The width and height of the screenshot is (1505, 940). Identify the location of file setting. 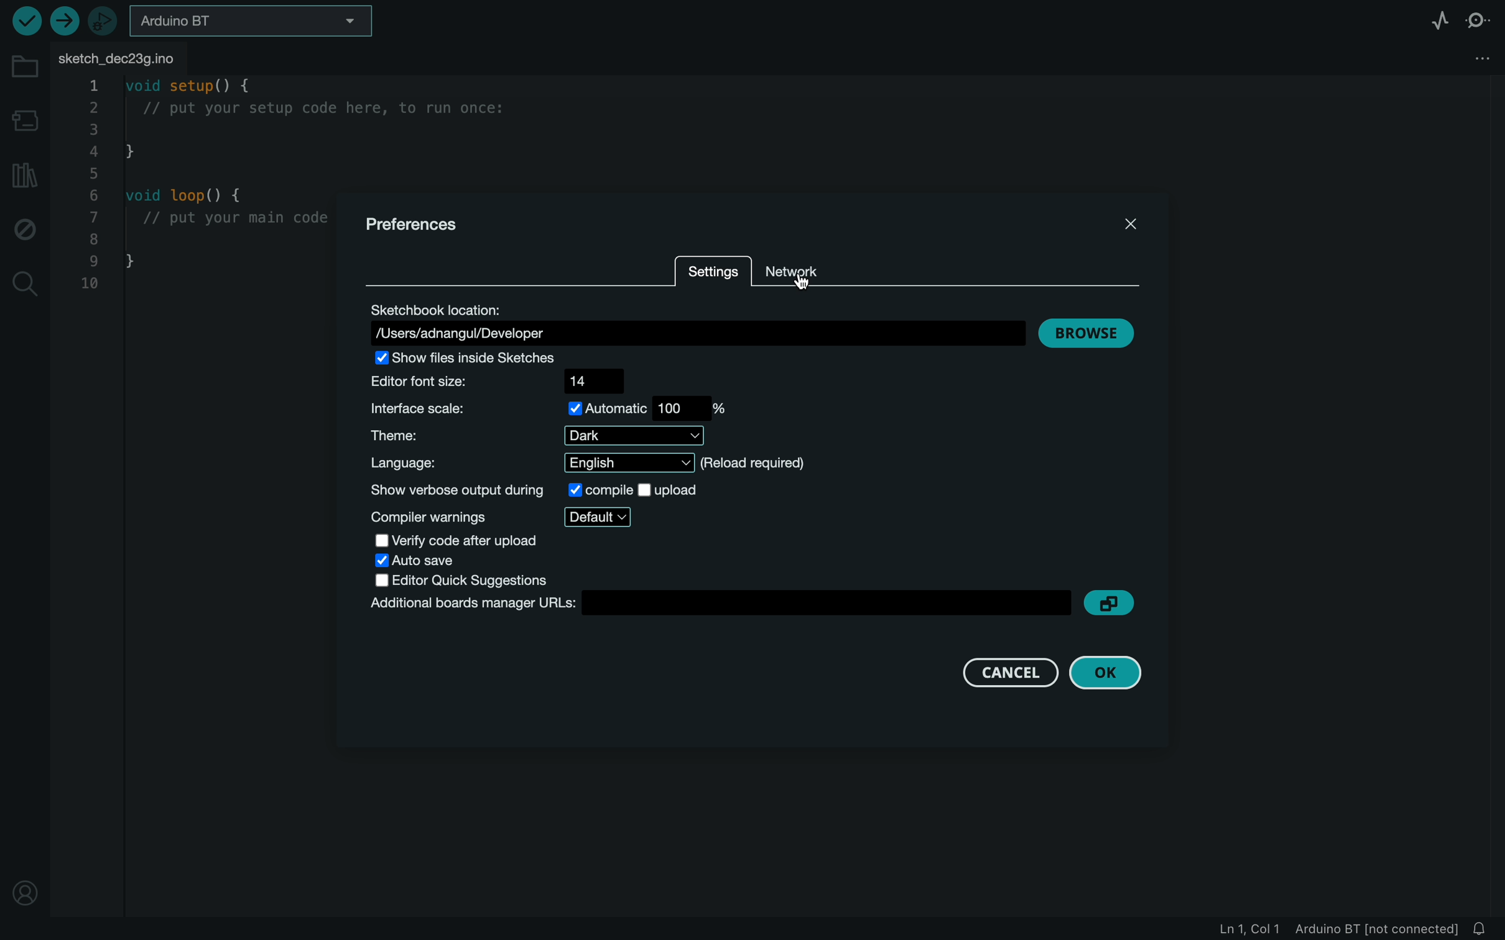
(1461, 55).